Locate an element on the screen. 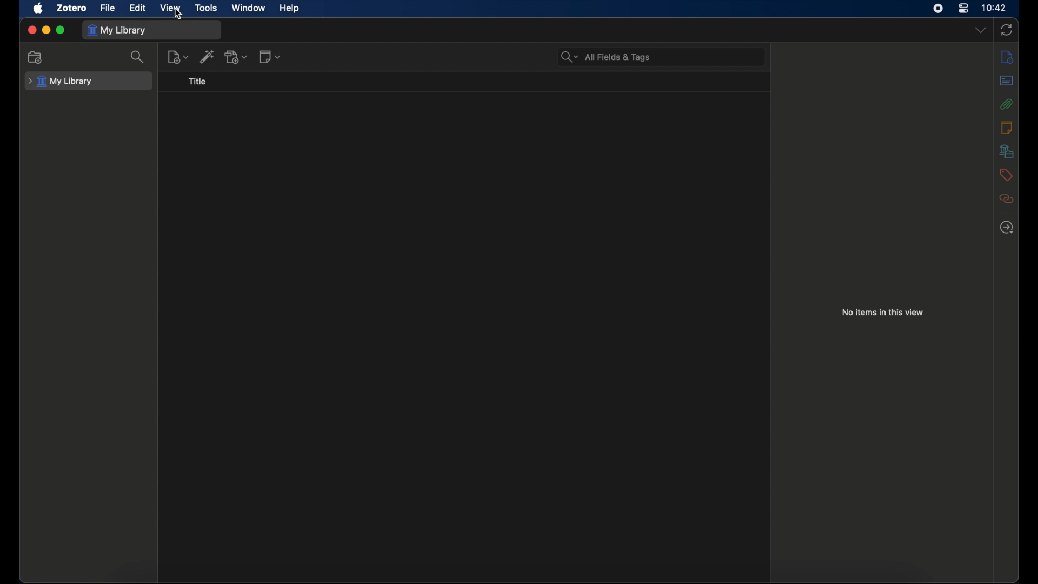 Image resolution: width=1038 pixels, height=584 pixels. file is located at coordinates (108, 8).